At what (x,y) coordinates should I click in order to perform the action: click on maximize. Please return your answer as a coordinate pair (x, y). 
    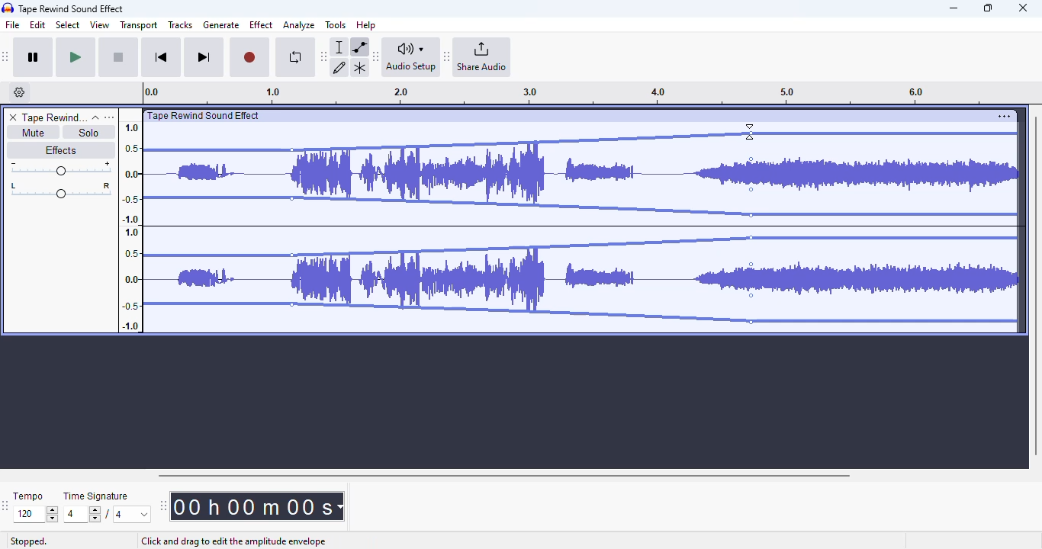
    Looking at the image, I should click on (988, 8).